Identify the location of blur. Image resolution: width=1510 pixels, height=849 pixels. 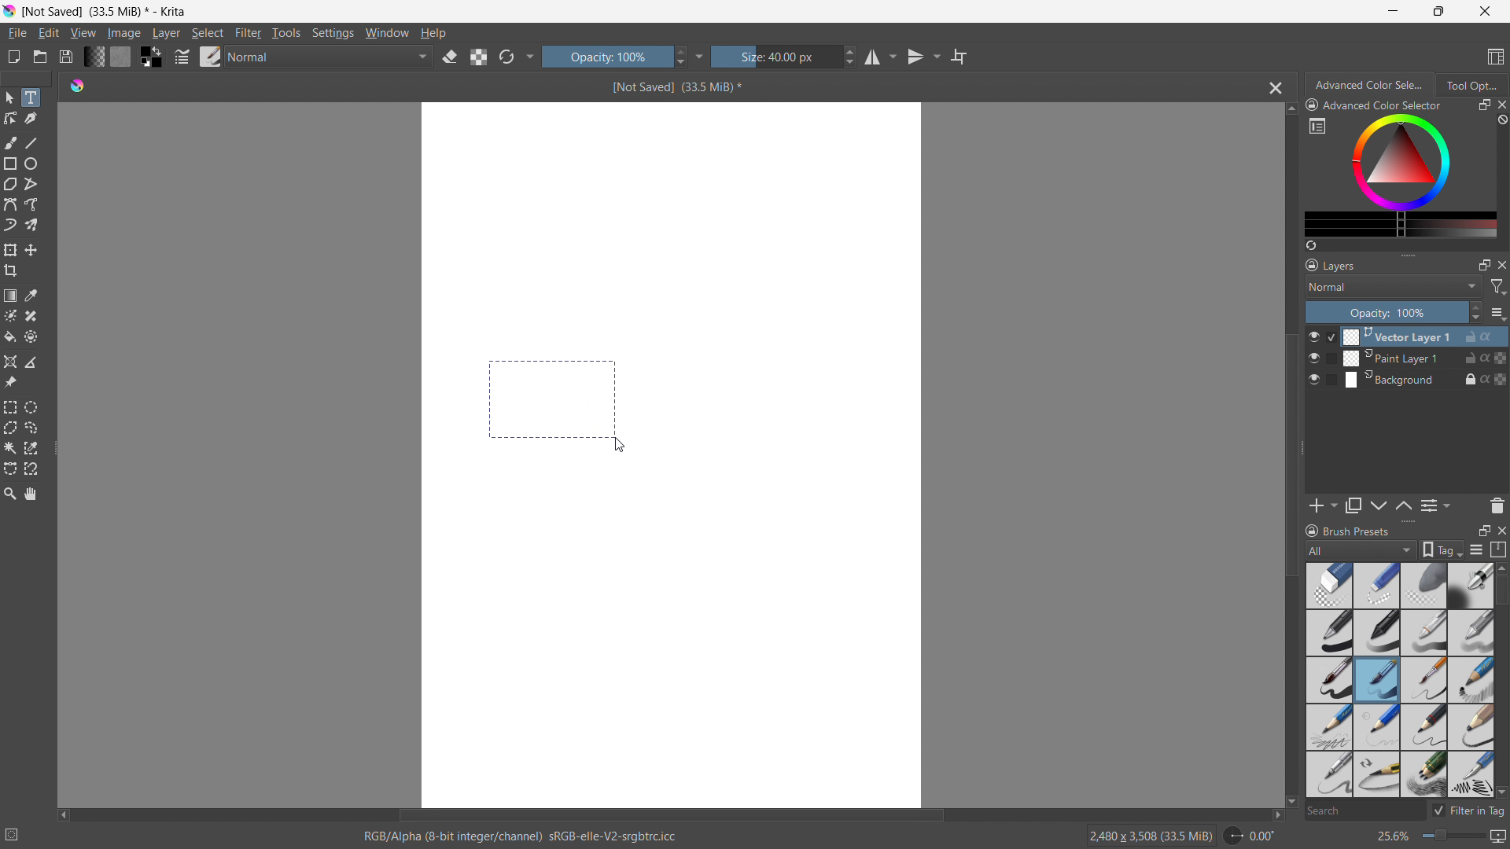
(1423, 586).